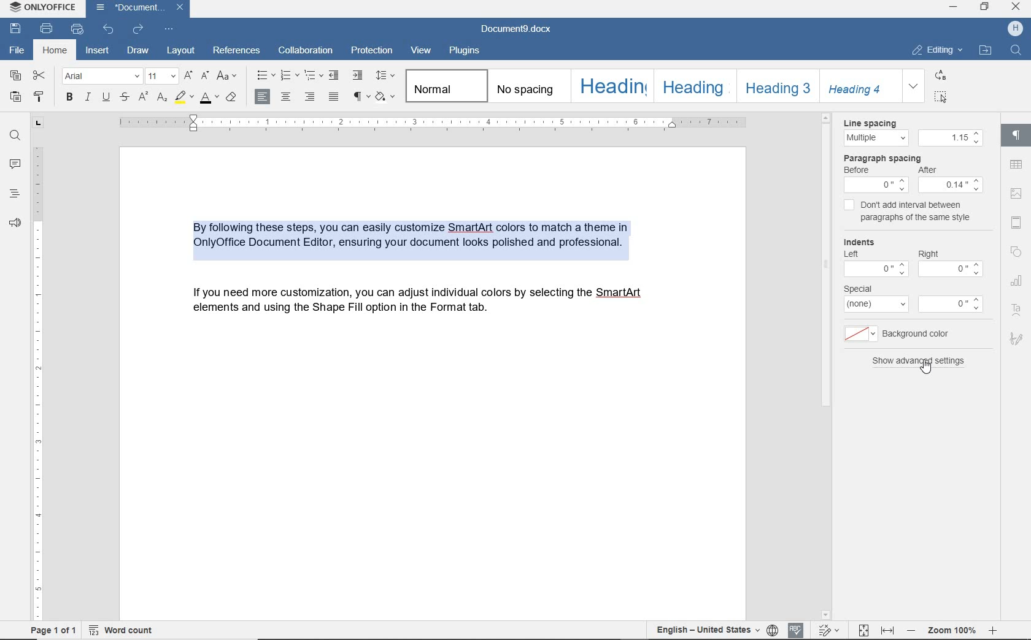 The image size is (1031, 640). What do you see at coordinates (206, 75) in the screenshot?
I see `decrement font size` at bounding box center [206, 75].